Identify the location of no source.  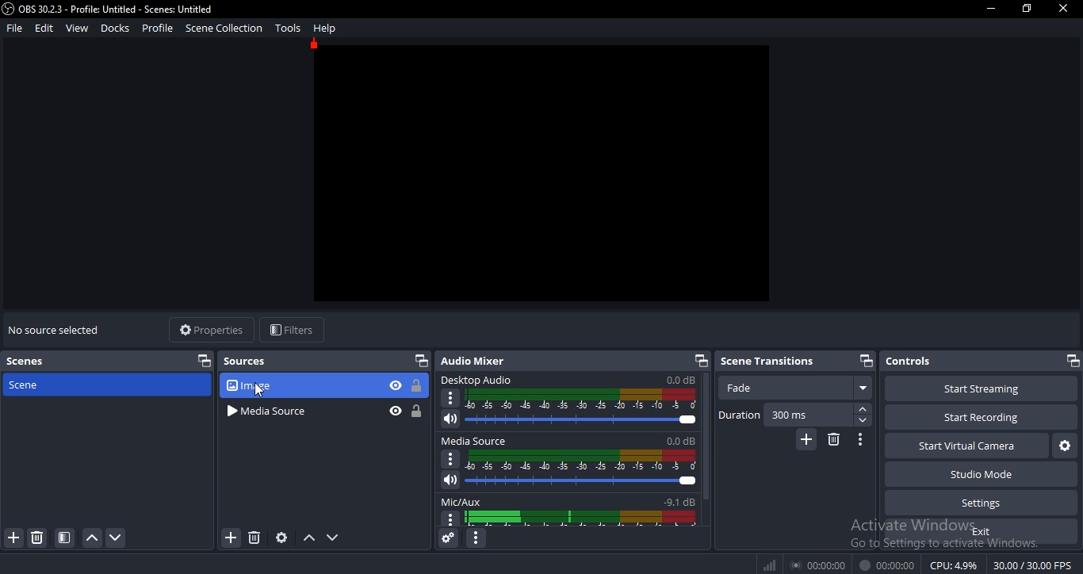
(52, 331).